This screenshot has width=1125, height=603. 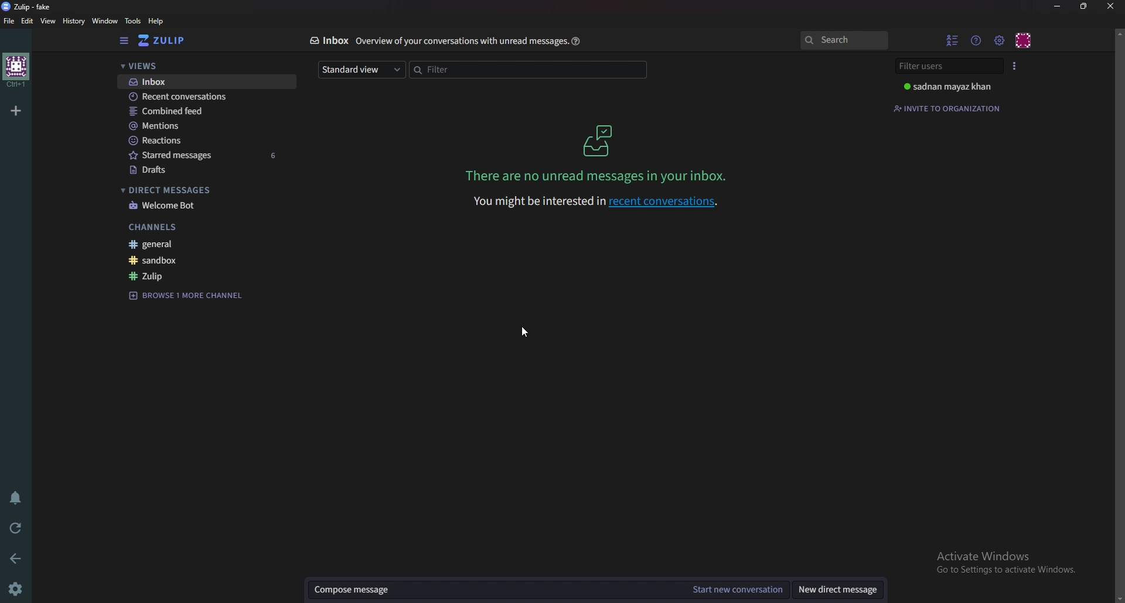 What do you see at coordinates (529, 69) in the screenshot?
I see `Filter` at bounding box center [529, 69].